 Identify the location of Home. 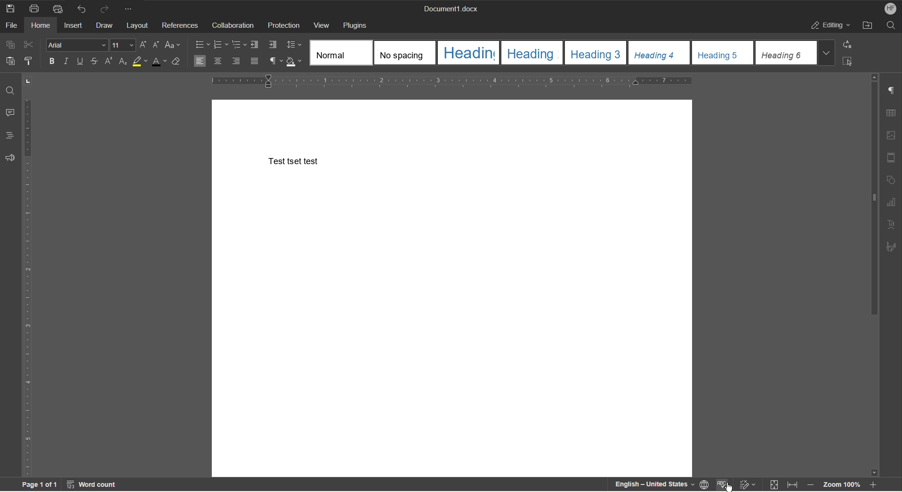
(42, 25).